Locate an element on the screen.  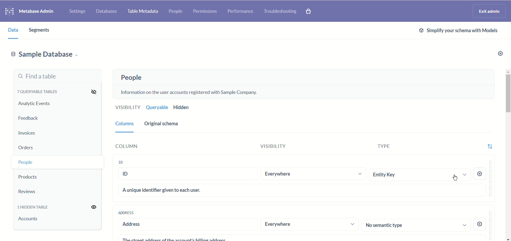
data is located at coordinates (11, 30).